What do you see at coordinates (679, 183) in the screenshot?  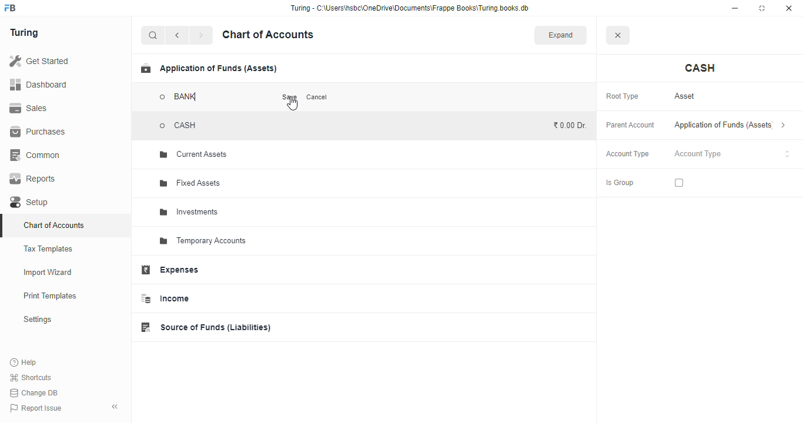 I see `checkbox` at bounding box center [679, 183].